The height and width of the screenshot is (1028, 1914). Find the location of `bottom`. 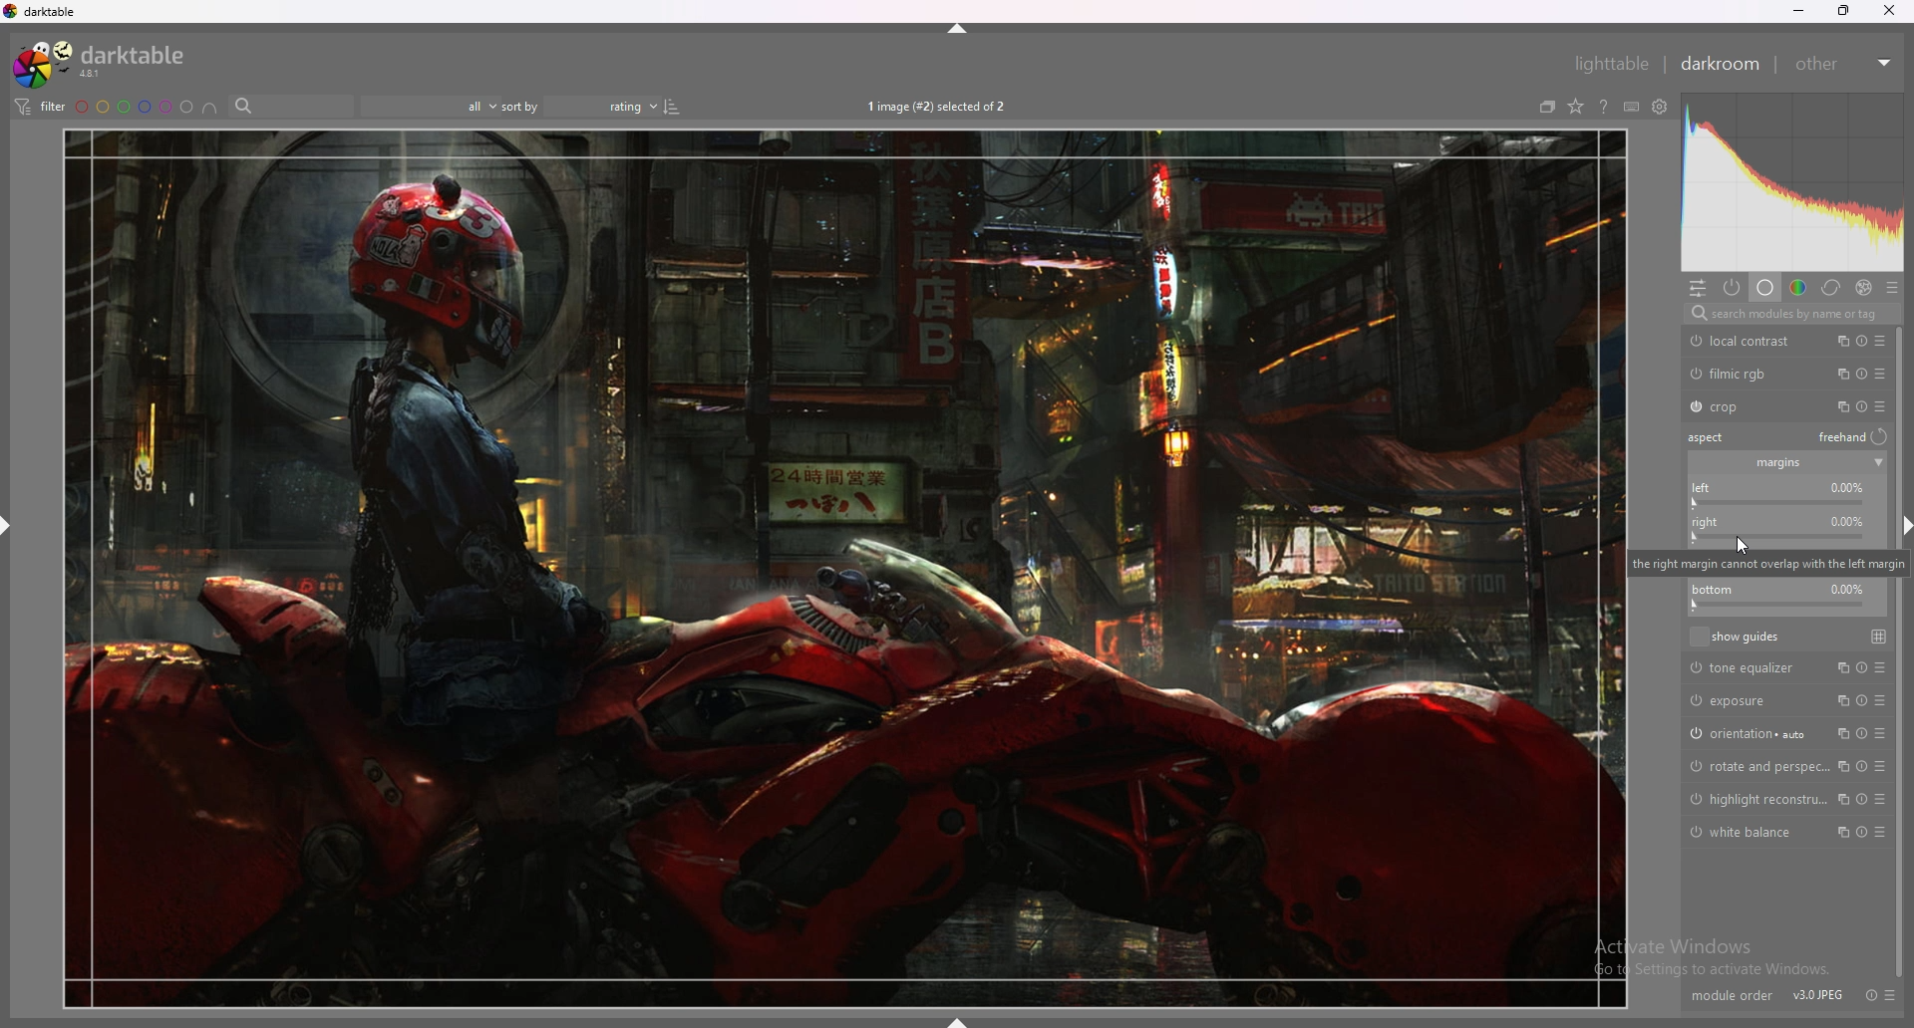

bottom is located at coordinates (1784, 598).